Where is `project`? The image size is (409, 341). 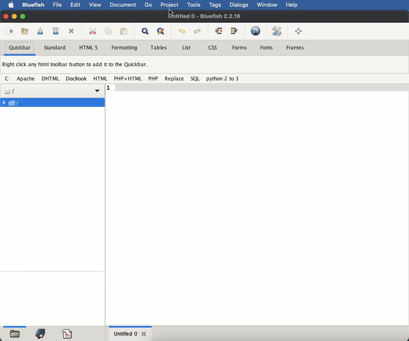 project is located at coordinates (170, 5).